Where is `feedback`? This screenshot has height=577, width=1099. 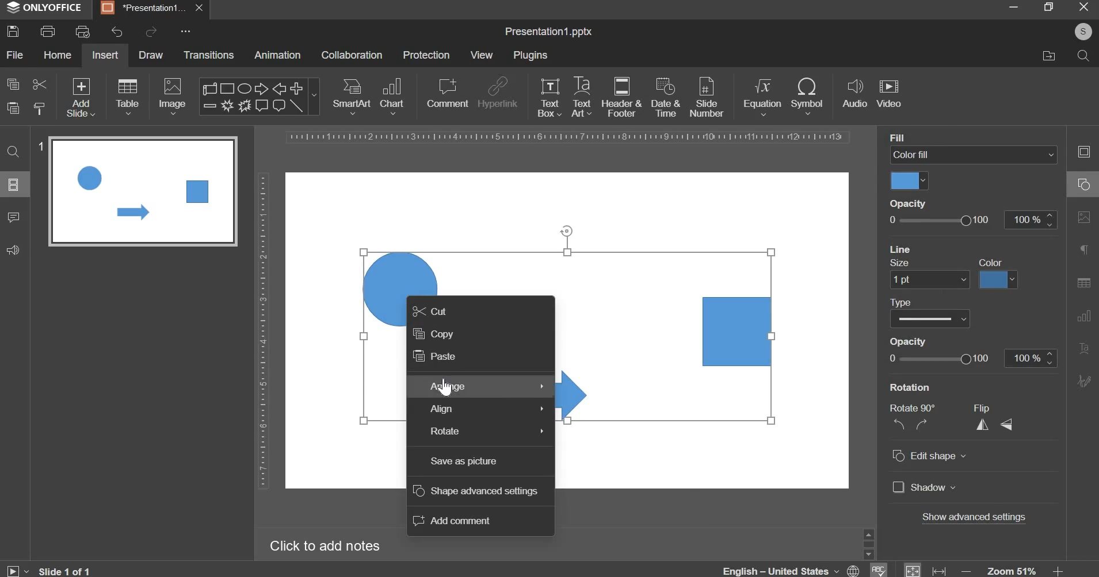 feedback is located at coordinates (13, 250).